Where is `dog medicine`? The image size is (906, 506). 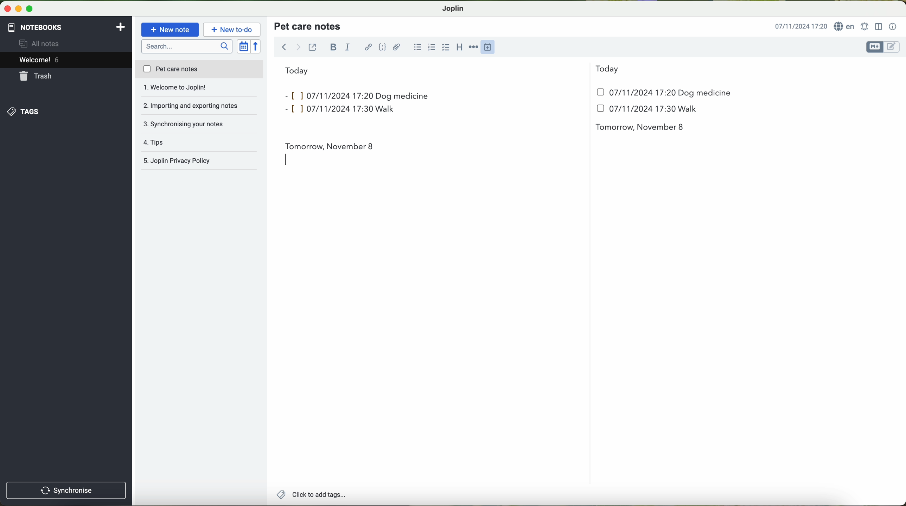
dog medicine is located at coordinates (705, 93).